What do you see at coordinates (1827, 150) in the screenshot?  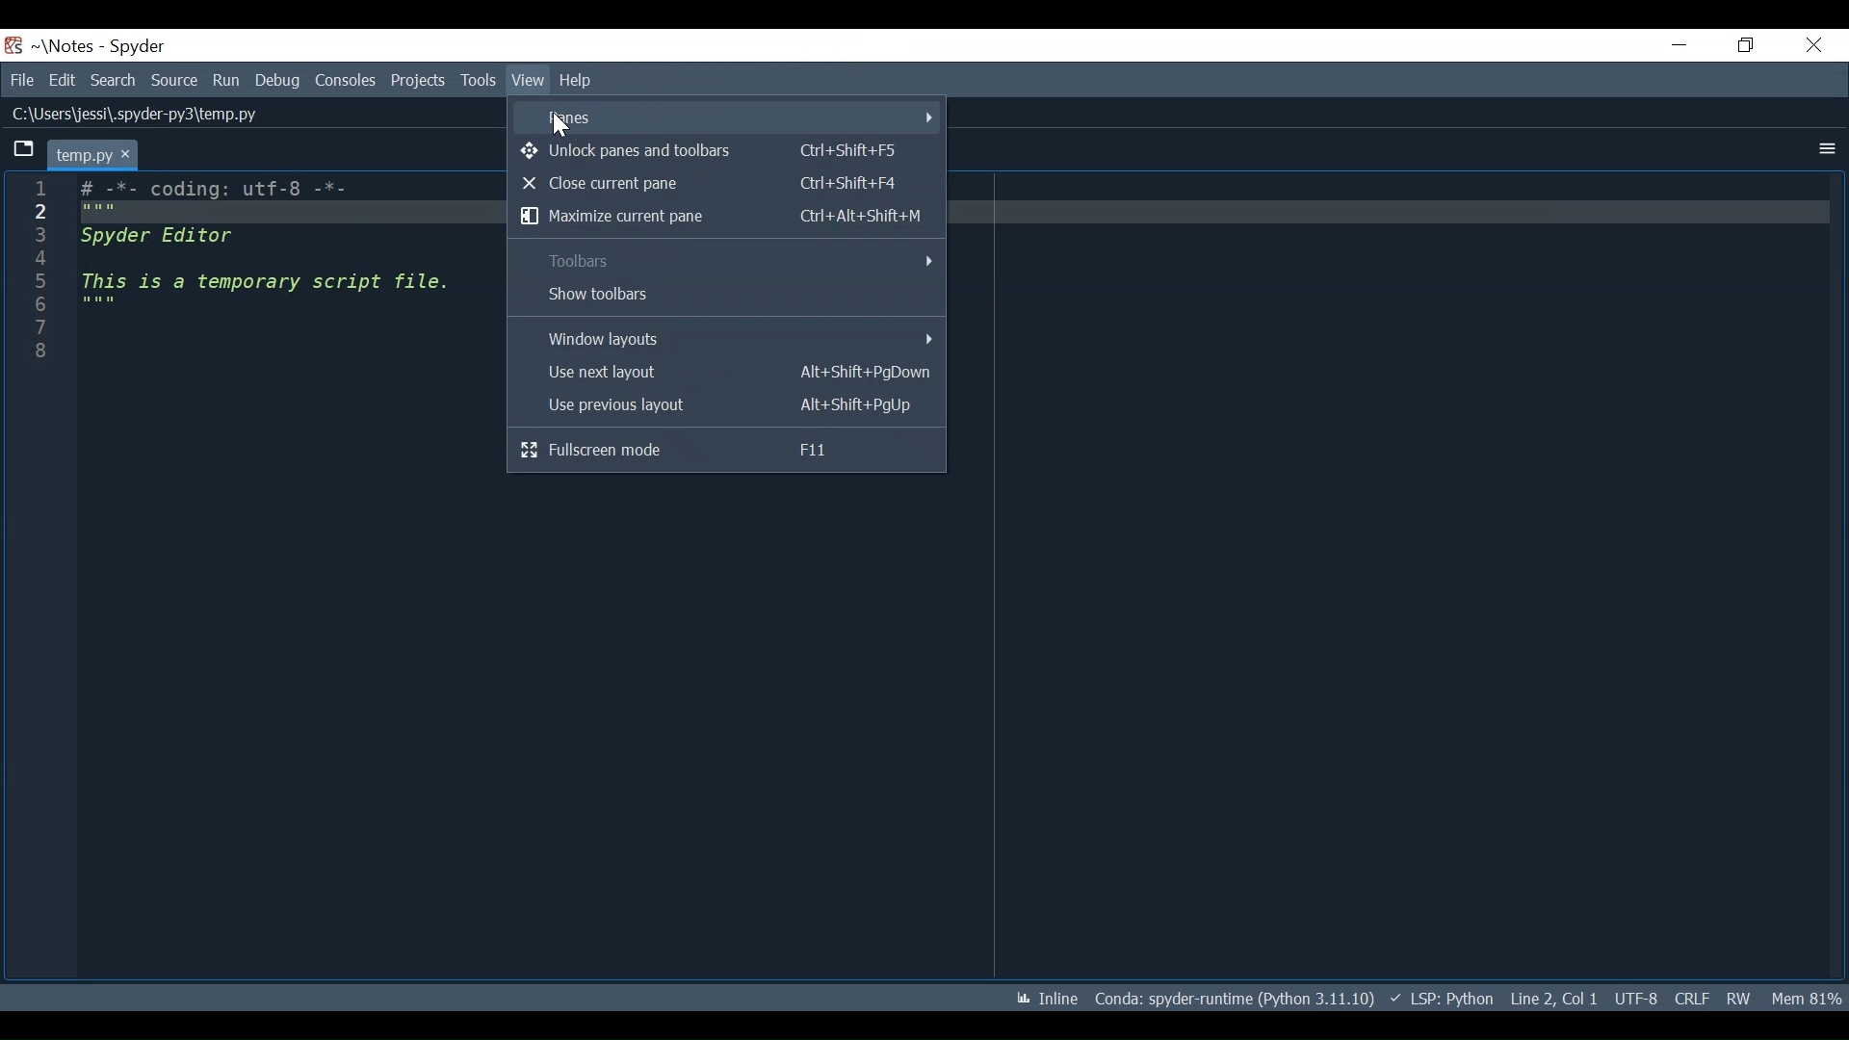 I see `More Options` at bounding box center [1827, 150].